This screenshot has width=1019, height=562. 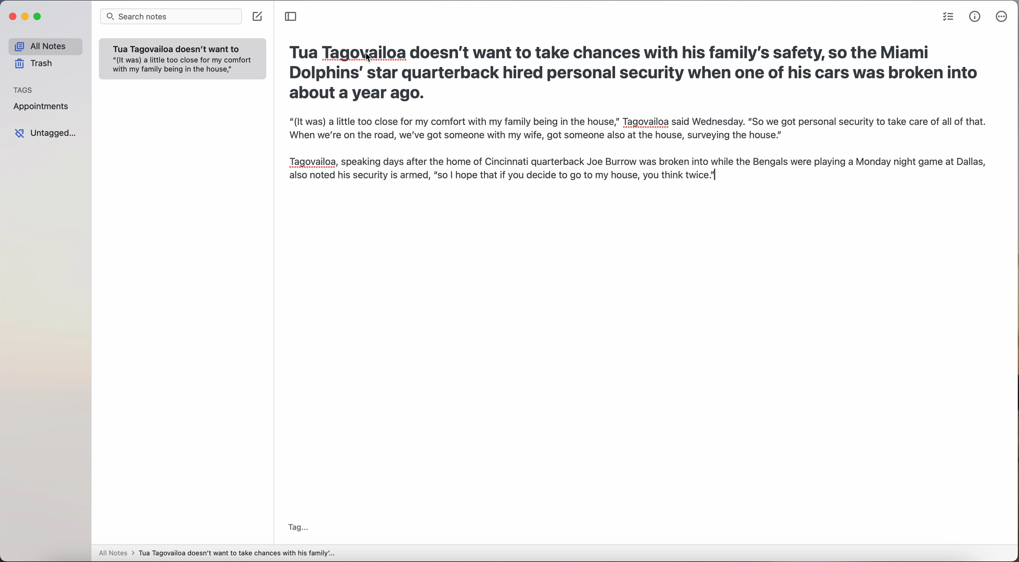 I want to click on create note, so click(x=257, y=17).